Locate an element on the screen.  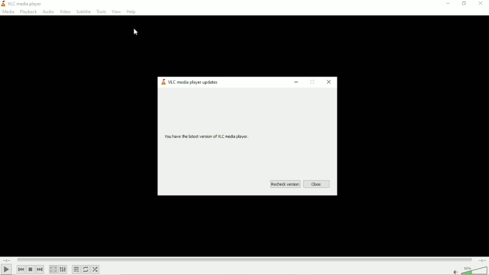
Volume is located at coordinates (474, 271).